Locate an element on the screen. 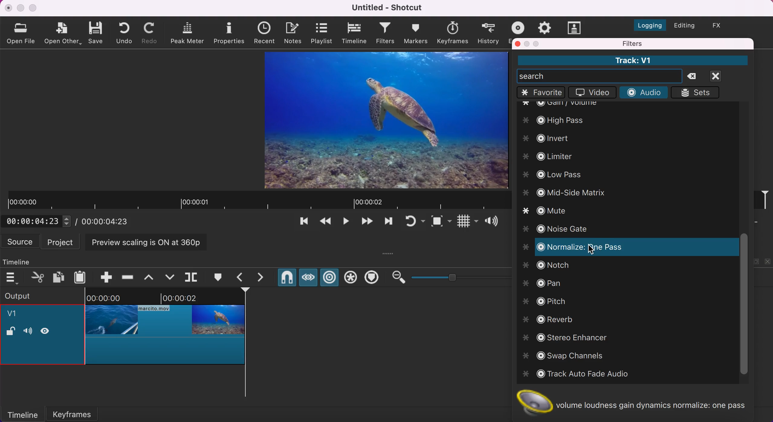  output is located at coordinates (34, 295).